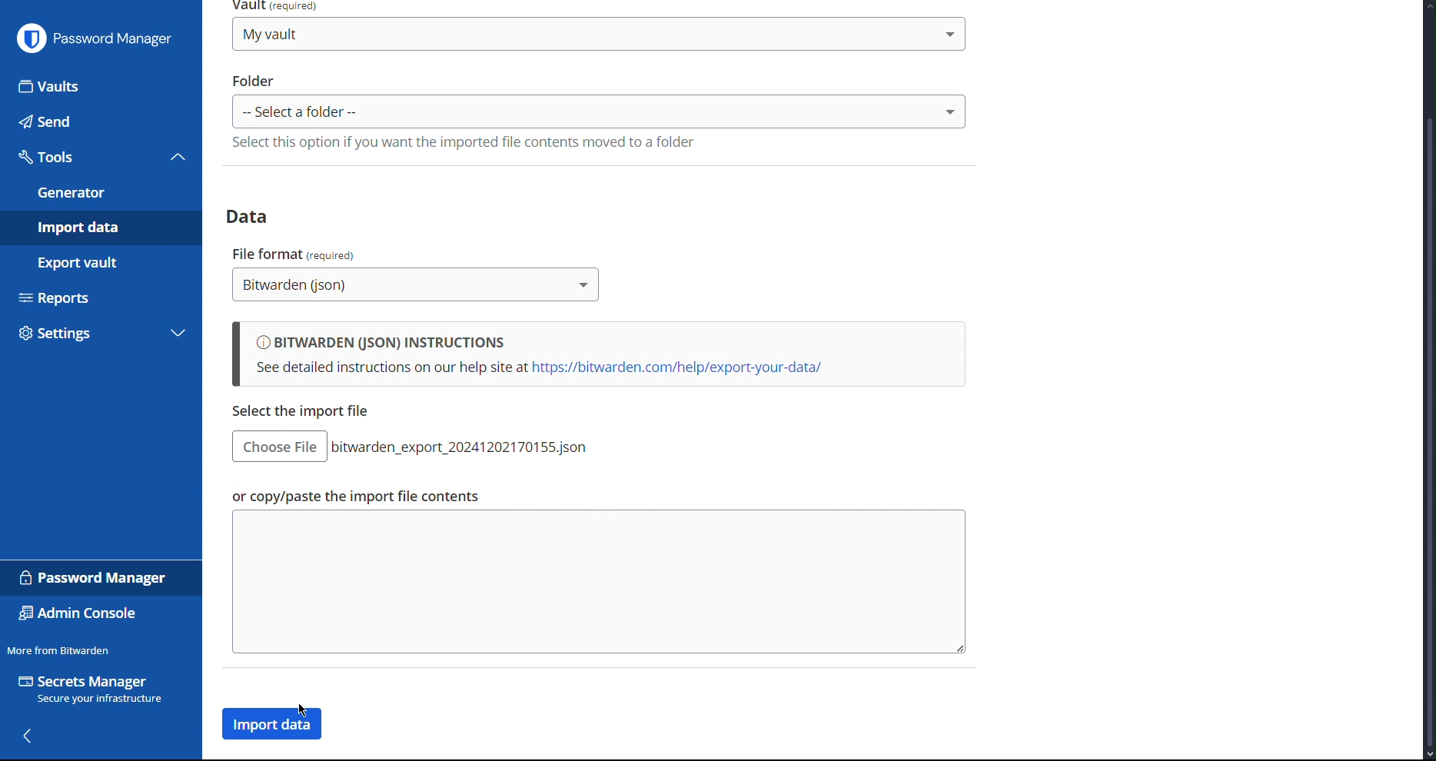 The height and width of the screenshot is (761, 1436). What do you see at coordinates (79, 615) in the screenshot?
I see `Admin Console` at bounding box center [79, 615].